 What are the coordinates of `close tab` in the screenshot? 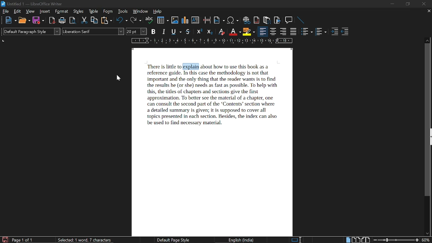 It's located at (428, 11).